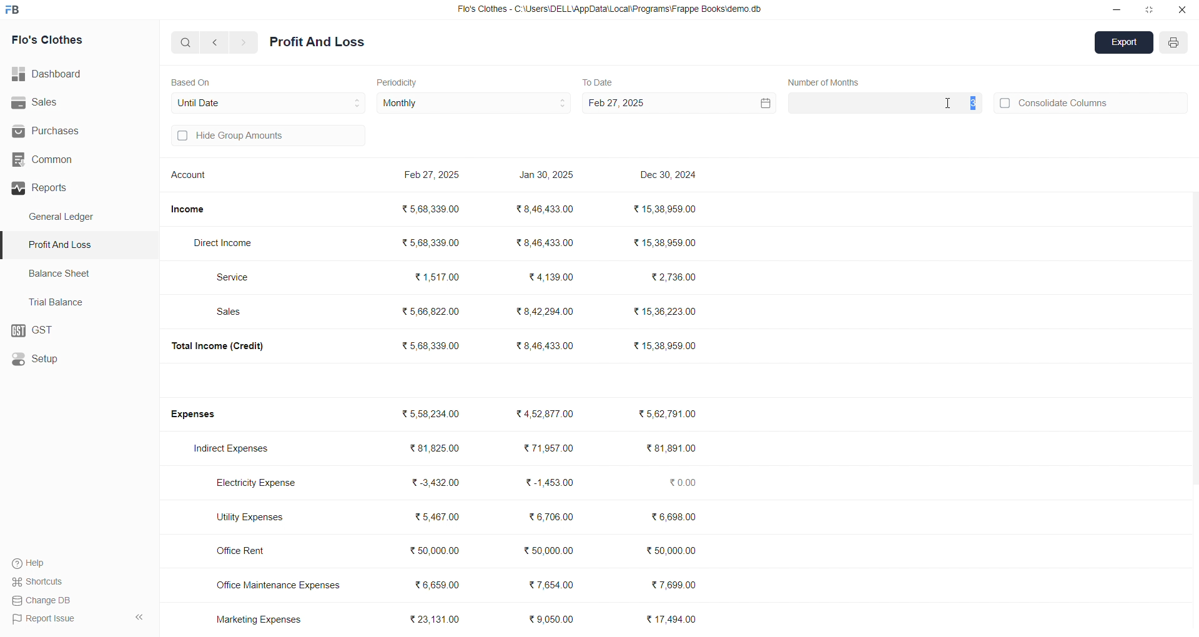 The width and height of the screenshot is (1199, 637). Describe the element at coordinates (229, 244) in the screenshot. I see `Direct Income` at that location.